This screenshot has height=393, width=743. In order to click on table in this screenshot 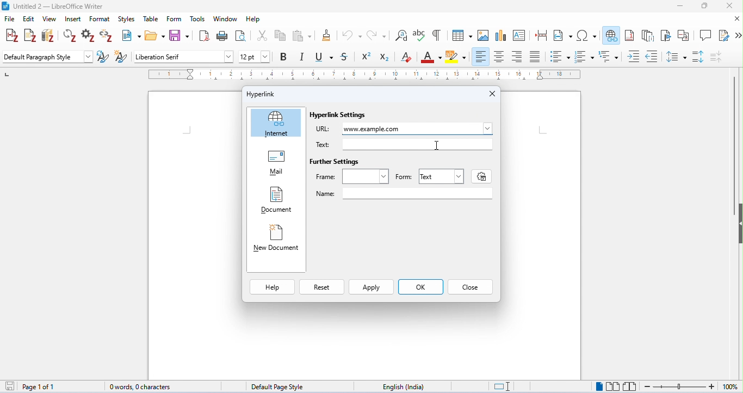, I will do `click(150, 18)`.